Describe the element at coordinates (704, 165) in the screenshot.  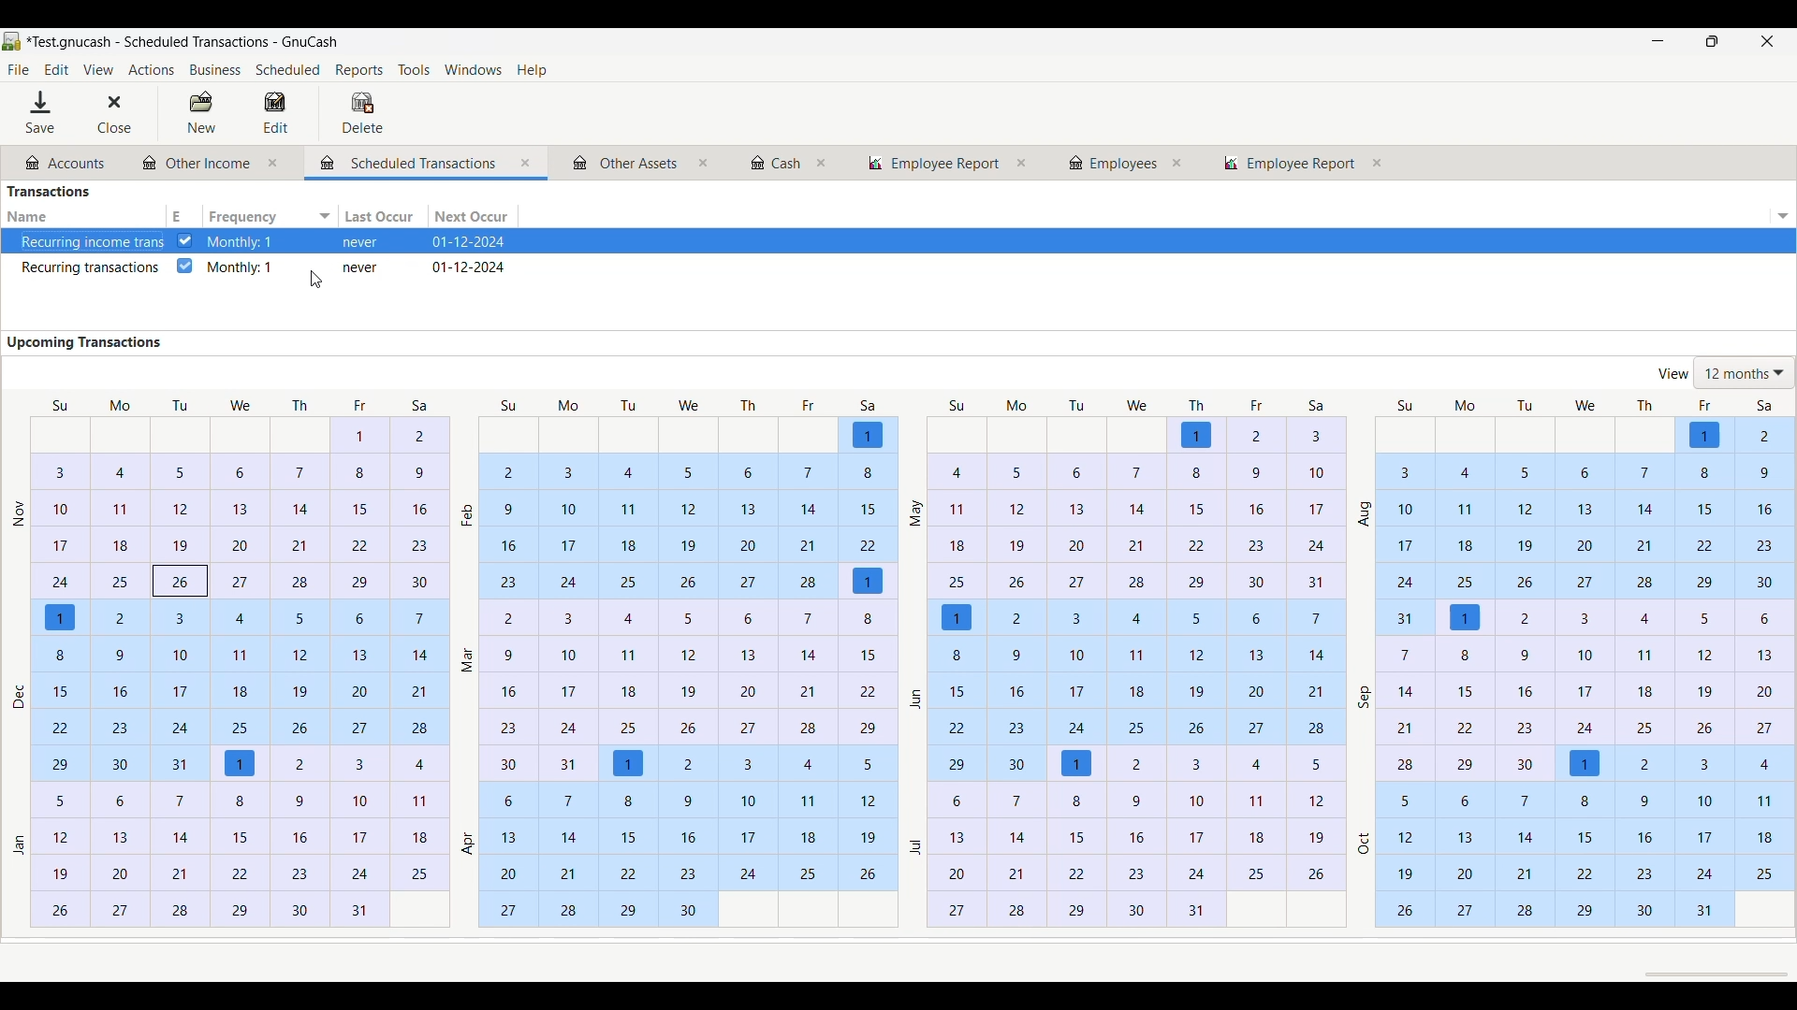
I see `close` at that location.